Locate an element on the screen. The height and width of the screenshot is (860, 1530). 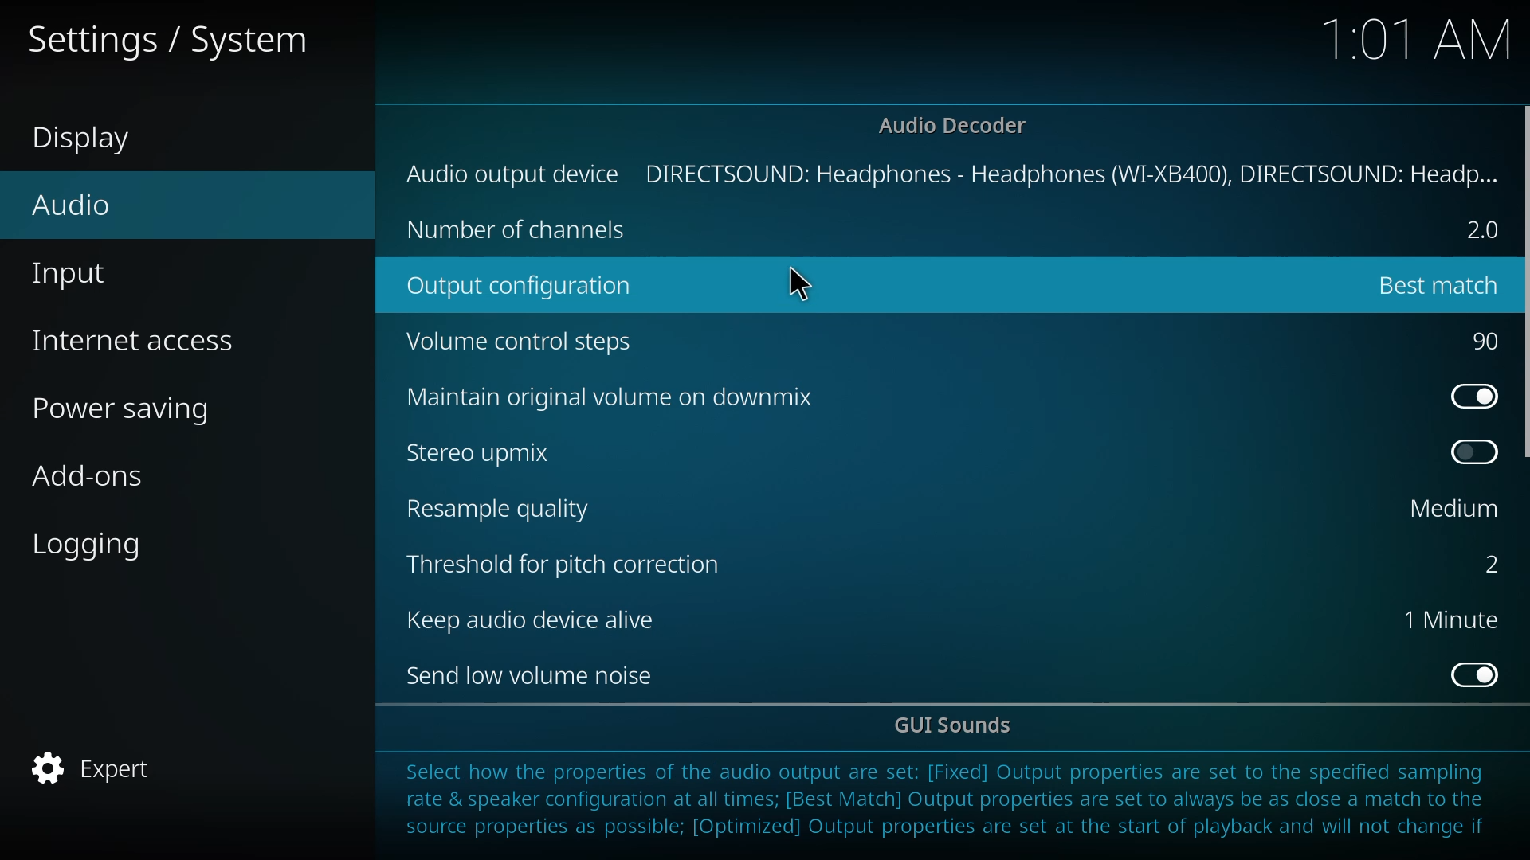
send low volume noise is located at coordinates (532, 673).